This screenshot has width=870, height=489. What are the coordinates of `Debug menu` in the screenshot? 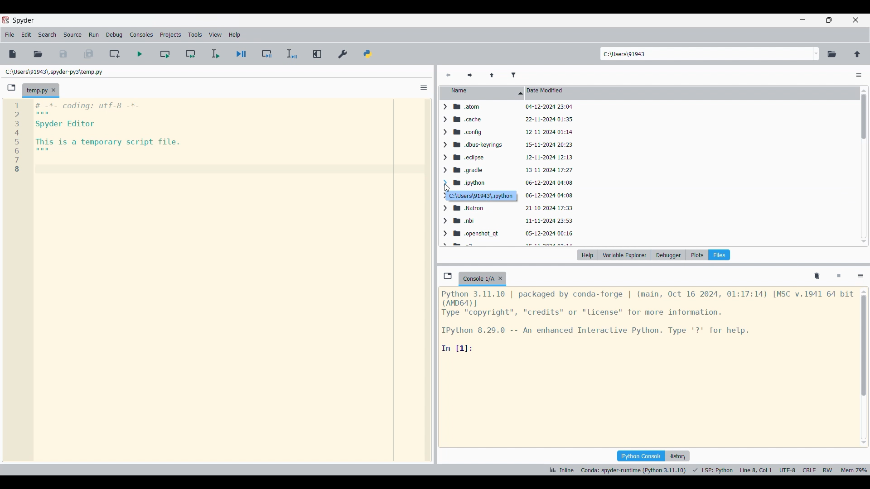 It's located at (115, 35).